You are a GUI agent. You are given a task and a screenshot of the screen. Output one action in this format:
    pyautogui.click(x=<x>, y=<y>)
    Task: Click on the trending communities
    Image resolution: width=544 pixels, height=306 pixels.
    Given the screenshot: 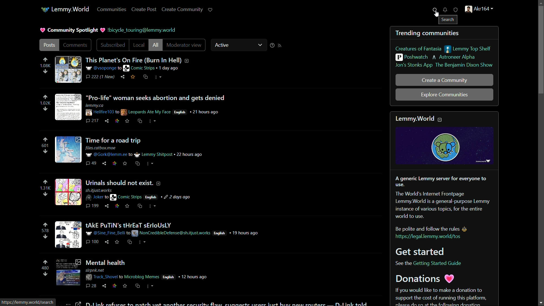 What is the action you would take?
    pyautogui.click(x=428, y=33)
    